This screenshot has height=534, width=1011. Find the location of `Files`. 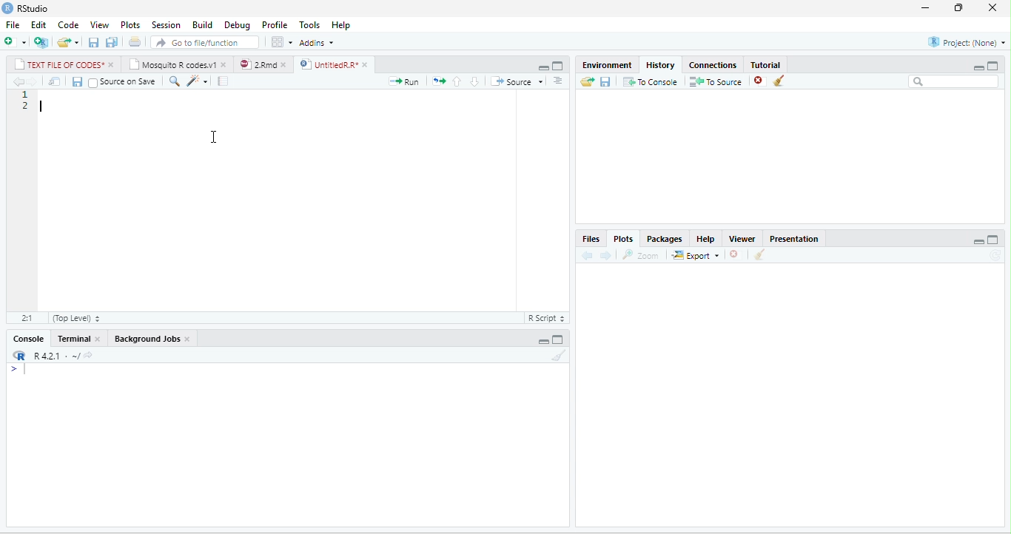

Files is located at coordinates (591, 239).